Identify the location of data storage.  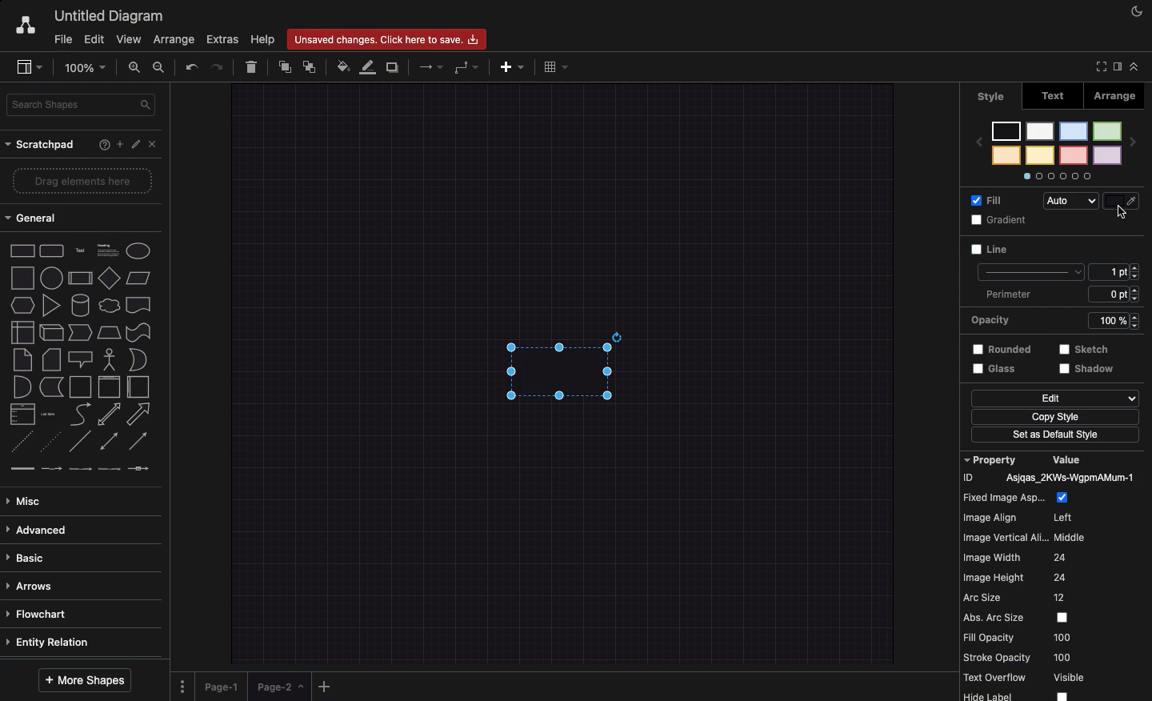
(50, 387).